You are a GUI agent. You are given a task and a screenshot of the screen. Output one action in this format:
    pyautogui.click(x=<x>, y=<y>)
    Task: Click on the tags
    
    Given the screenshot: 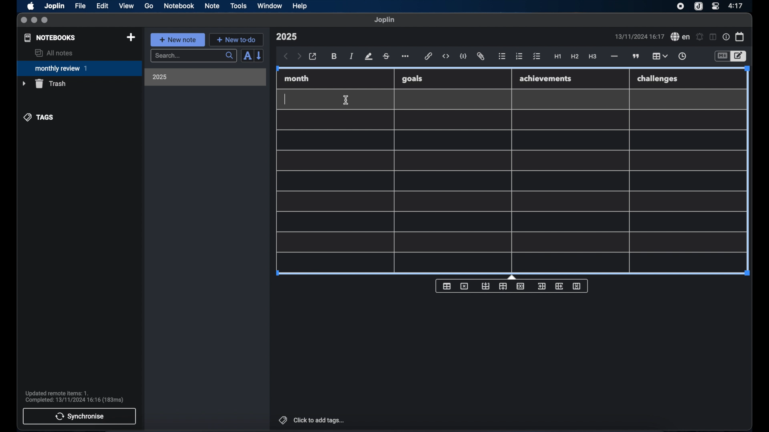 What is the action you would take?
    pyautogui.click(x=39, y=117)
    